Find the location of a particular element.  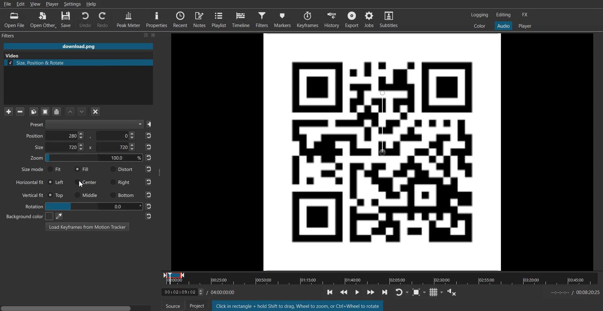

Maximize is located at coordinates (146, 35).